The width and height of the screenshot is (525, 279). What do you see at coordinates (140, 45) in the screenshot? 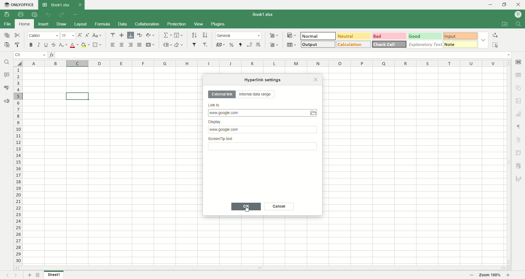
I see `justified` at bounding box center [140, 45].